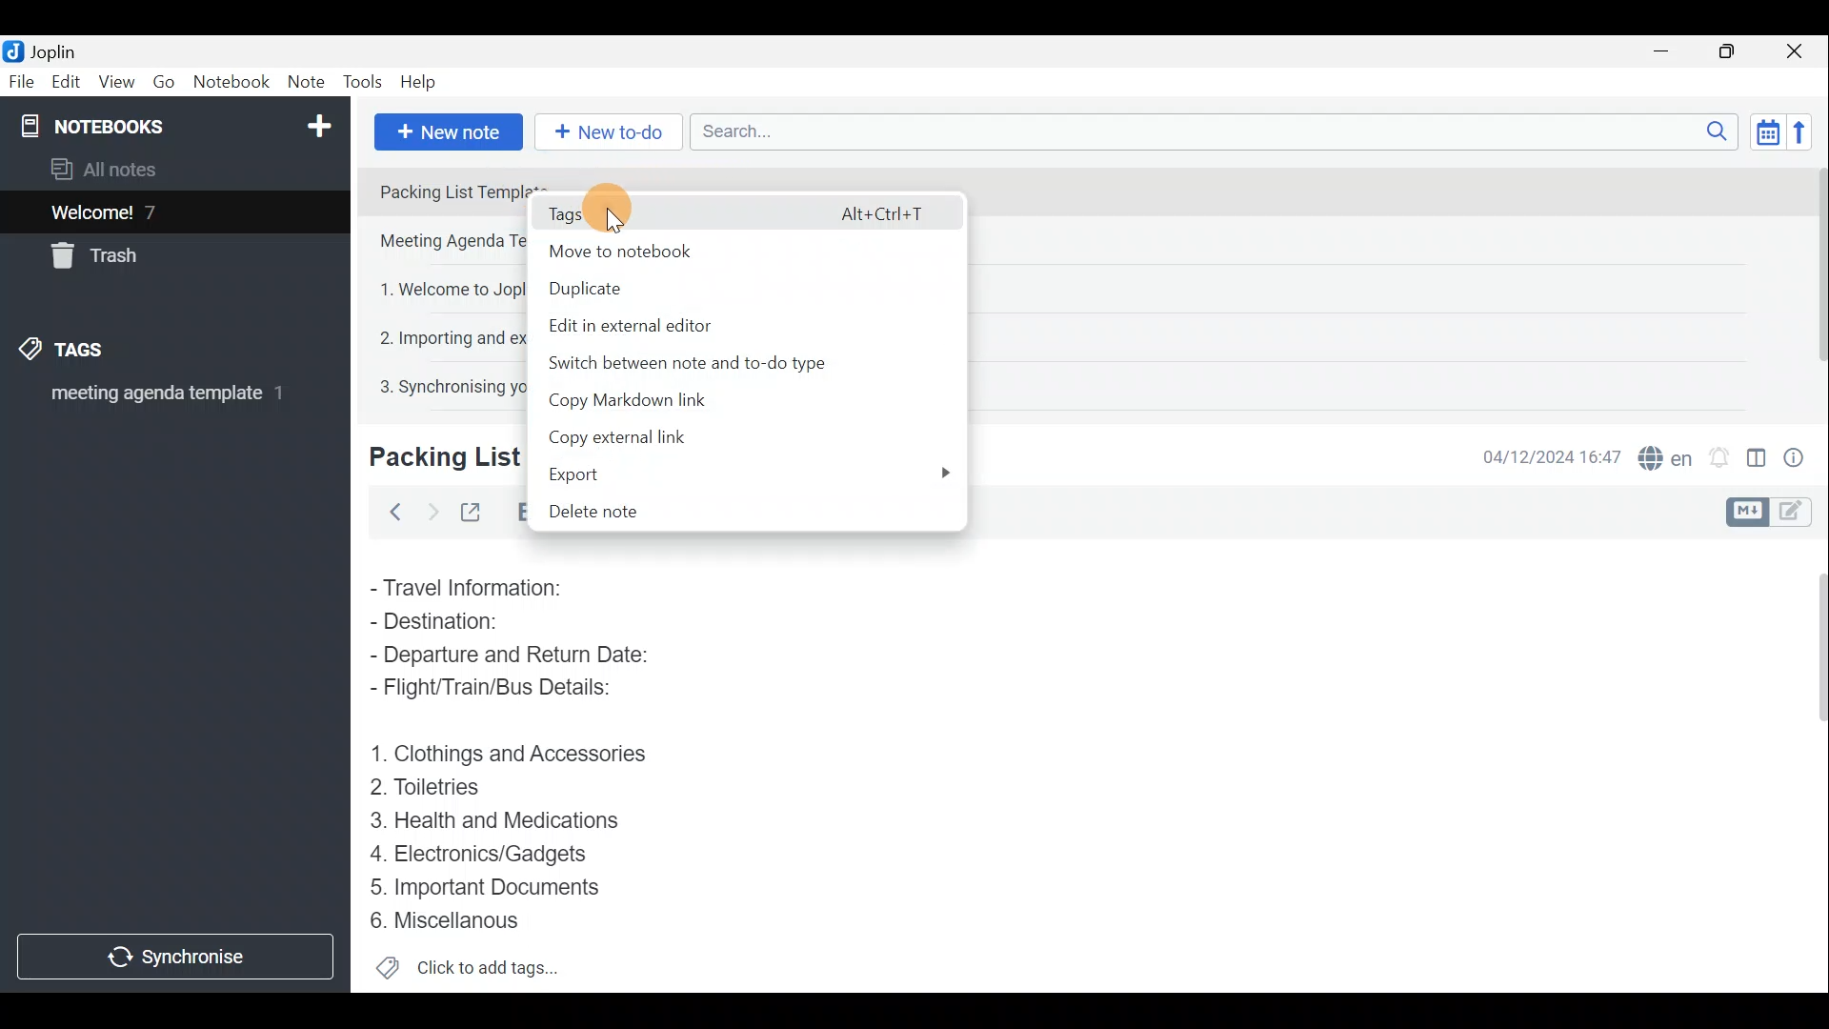 The width and height of the screenshot is (1829, 1029). I want to click on Spell checker, so click(1660, 454).